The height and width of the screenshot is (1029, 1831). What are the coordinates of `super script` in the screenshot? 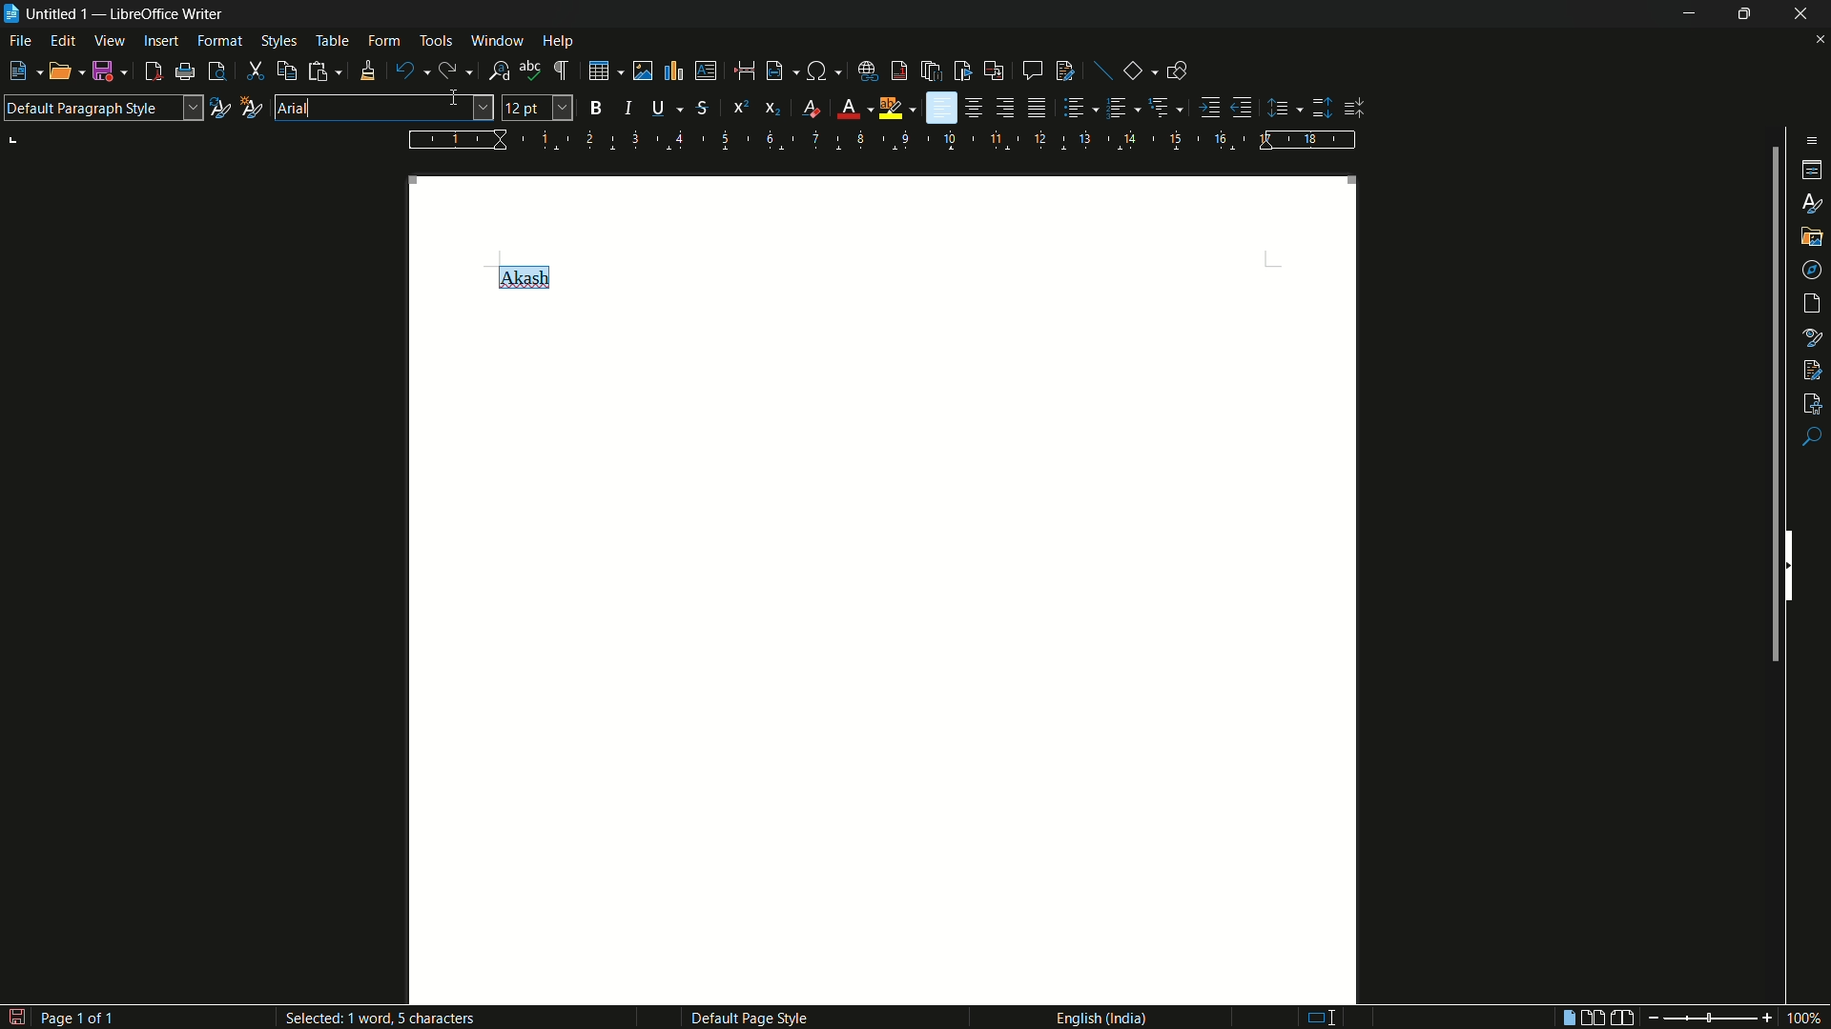 It's located at (740, 106).